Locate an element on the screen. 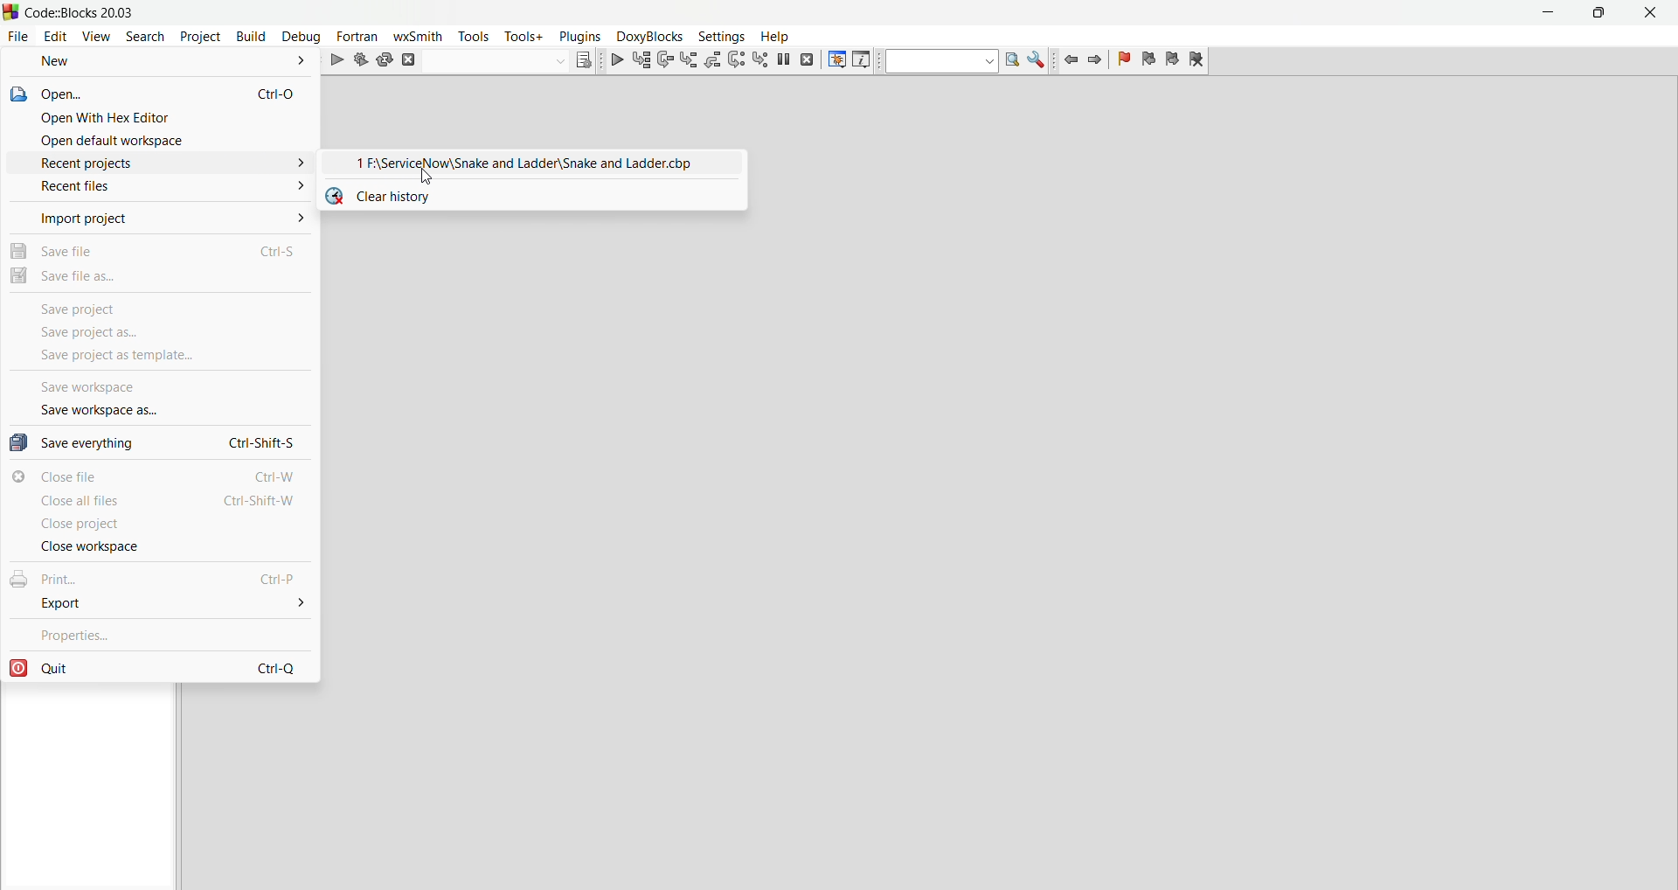 The image size is (1678, 890). recent files is located at coordinates (161, 188).